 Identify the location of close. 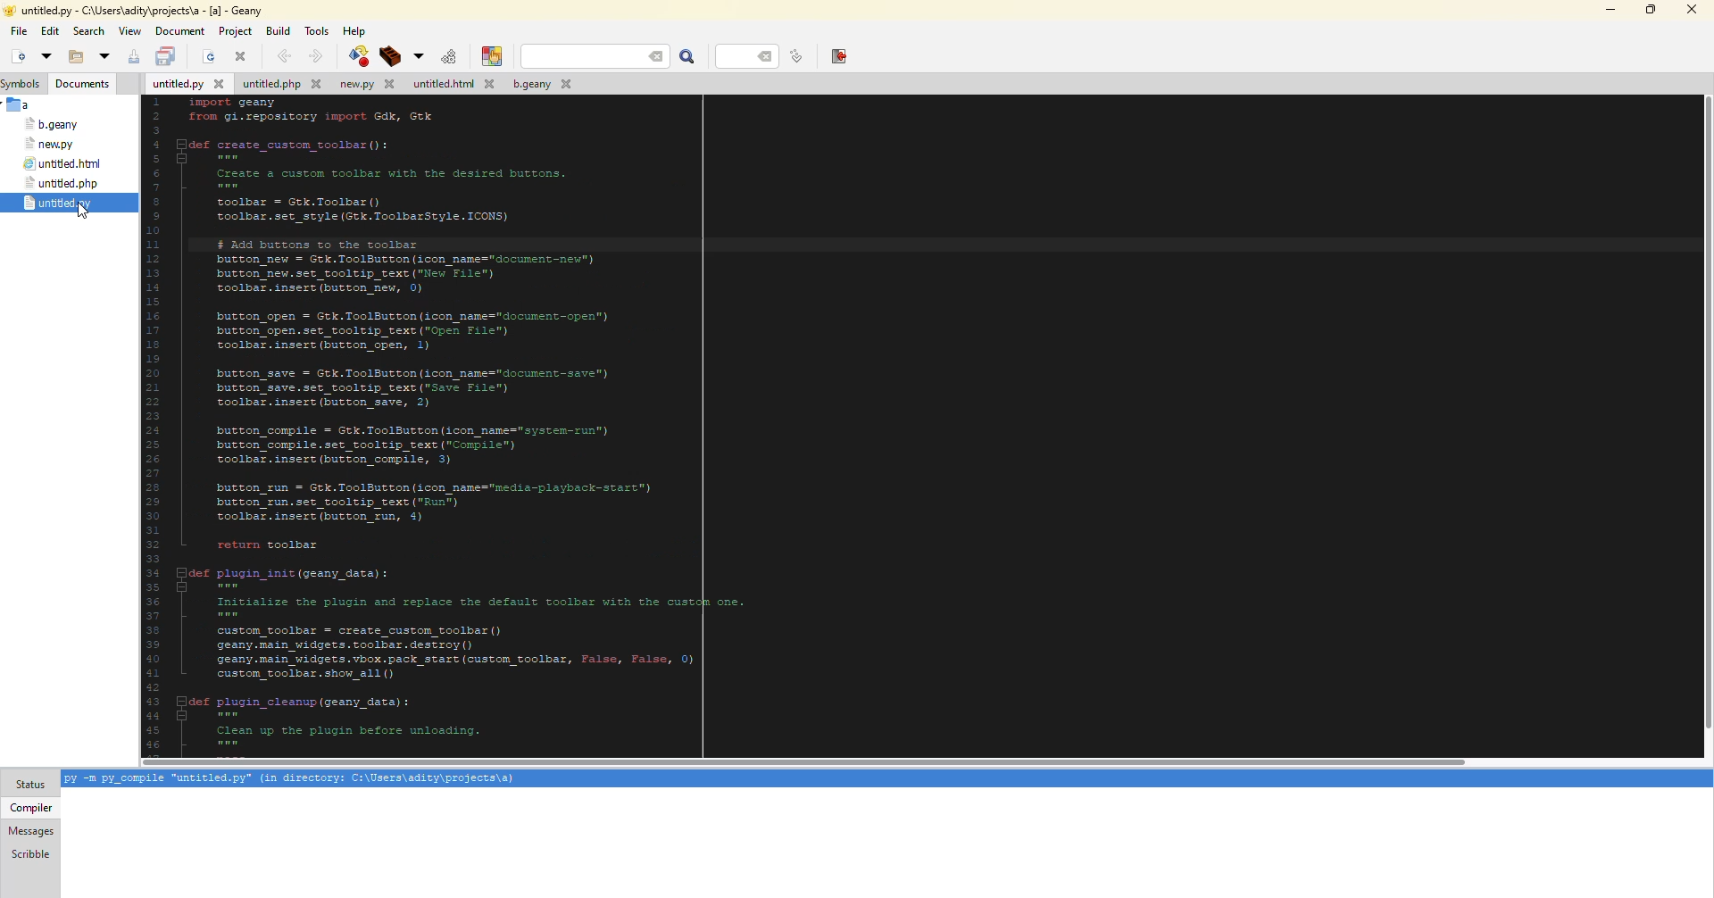
(243, 56).